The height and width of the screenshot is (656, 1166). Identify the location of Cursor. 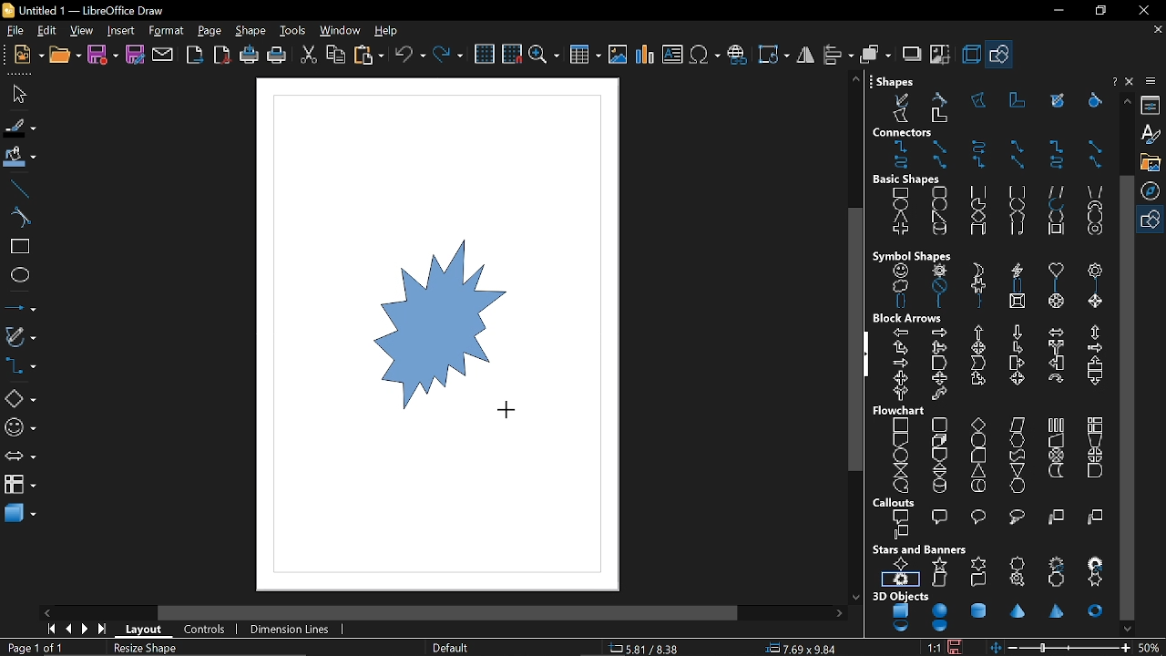
(510, 410).